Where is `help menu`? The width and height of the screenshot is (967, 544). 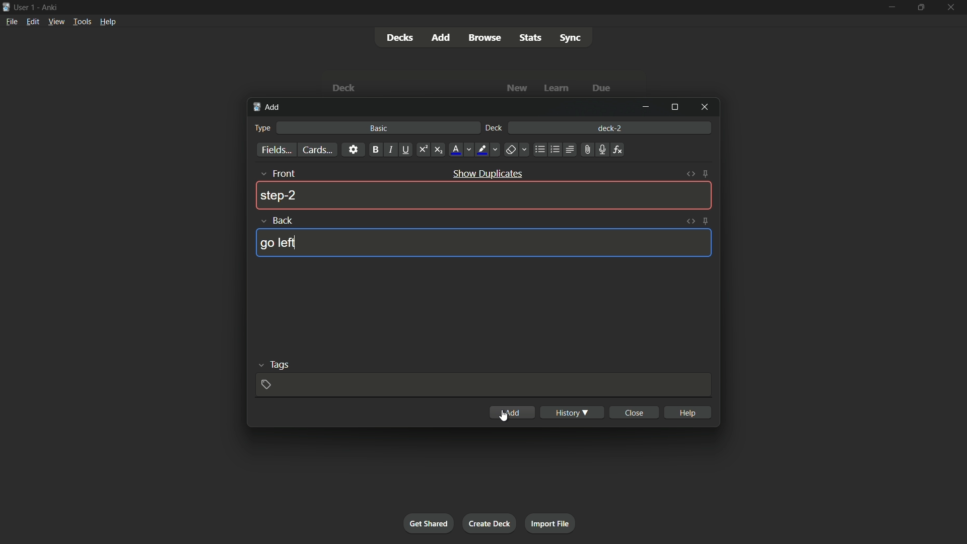
help menu is located at coordinates (108, 21).